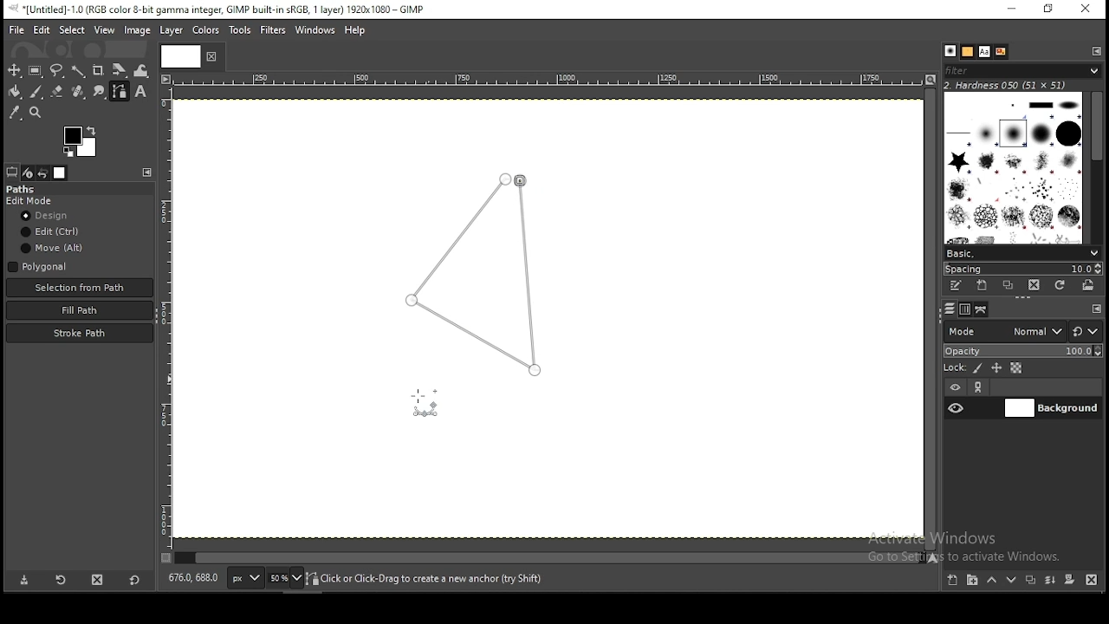  I want to click on lock pixels, so click(978, 367).